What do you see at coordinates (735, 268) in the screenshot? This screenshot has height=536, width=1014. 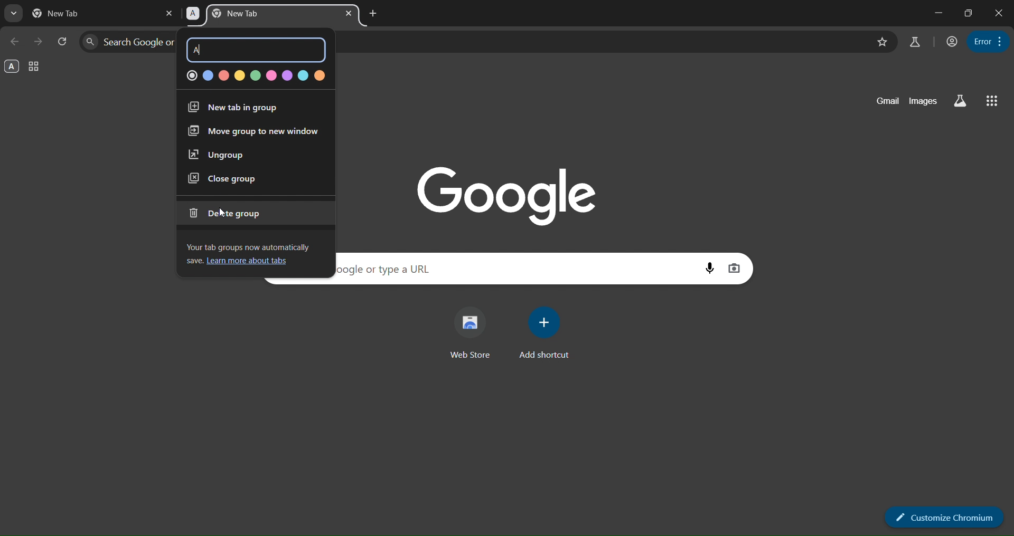 I see `image search` at bounding box center [735, 268].